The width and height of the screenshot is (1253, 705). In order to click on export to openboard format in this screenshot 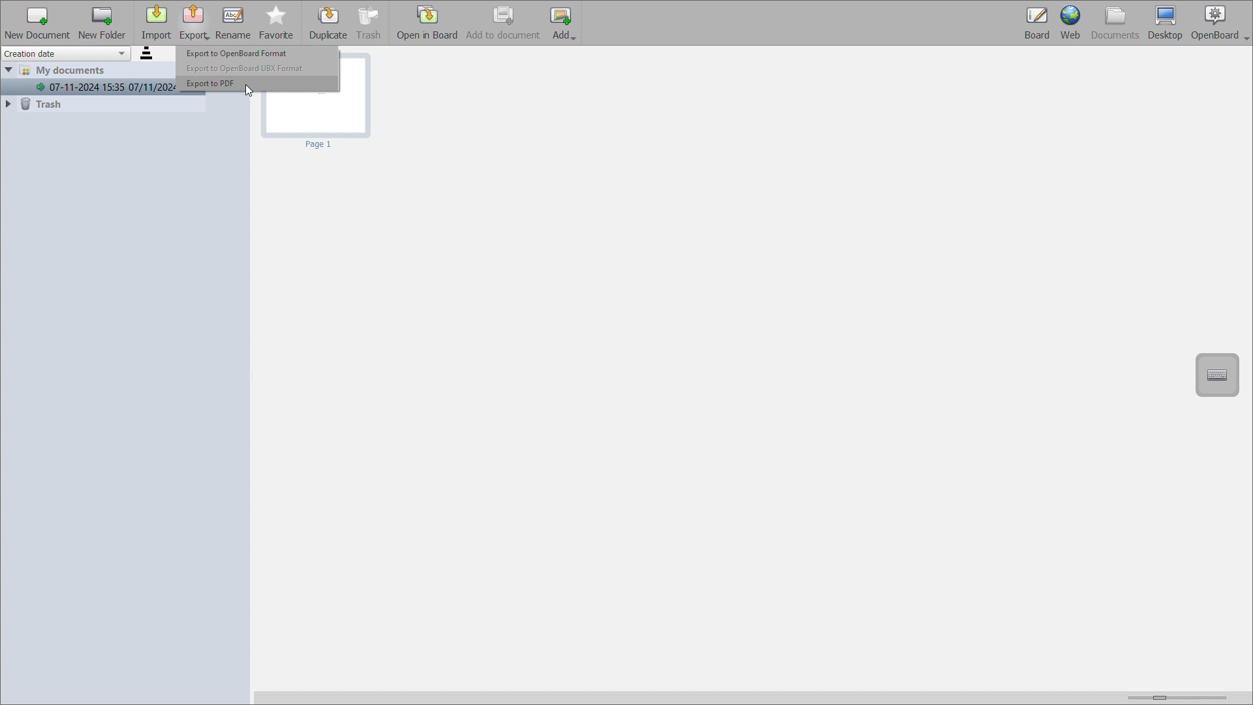, I will do `click(256, 53)`.